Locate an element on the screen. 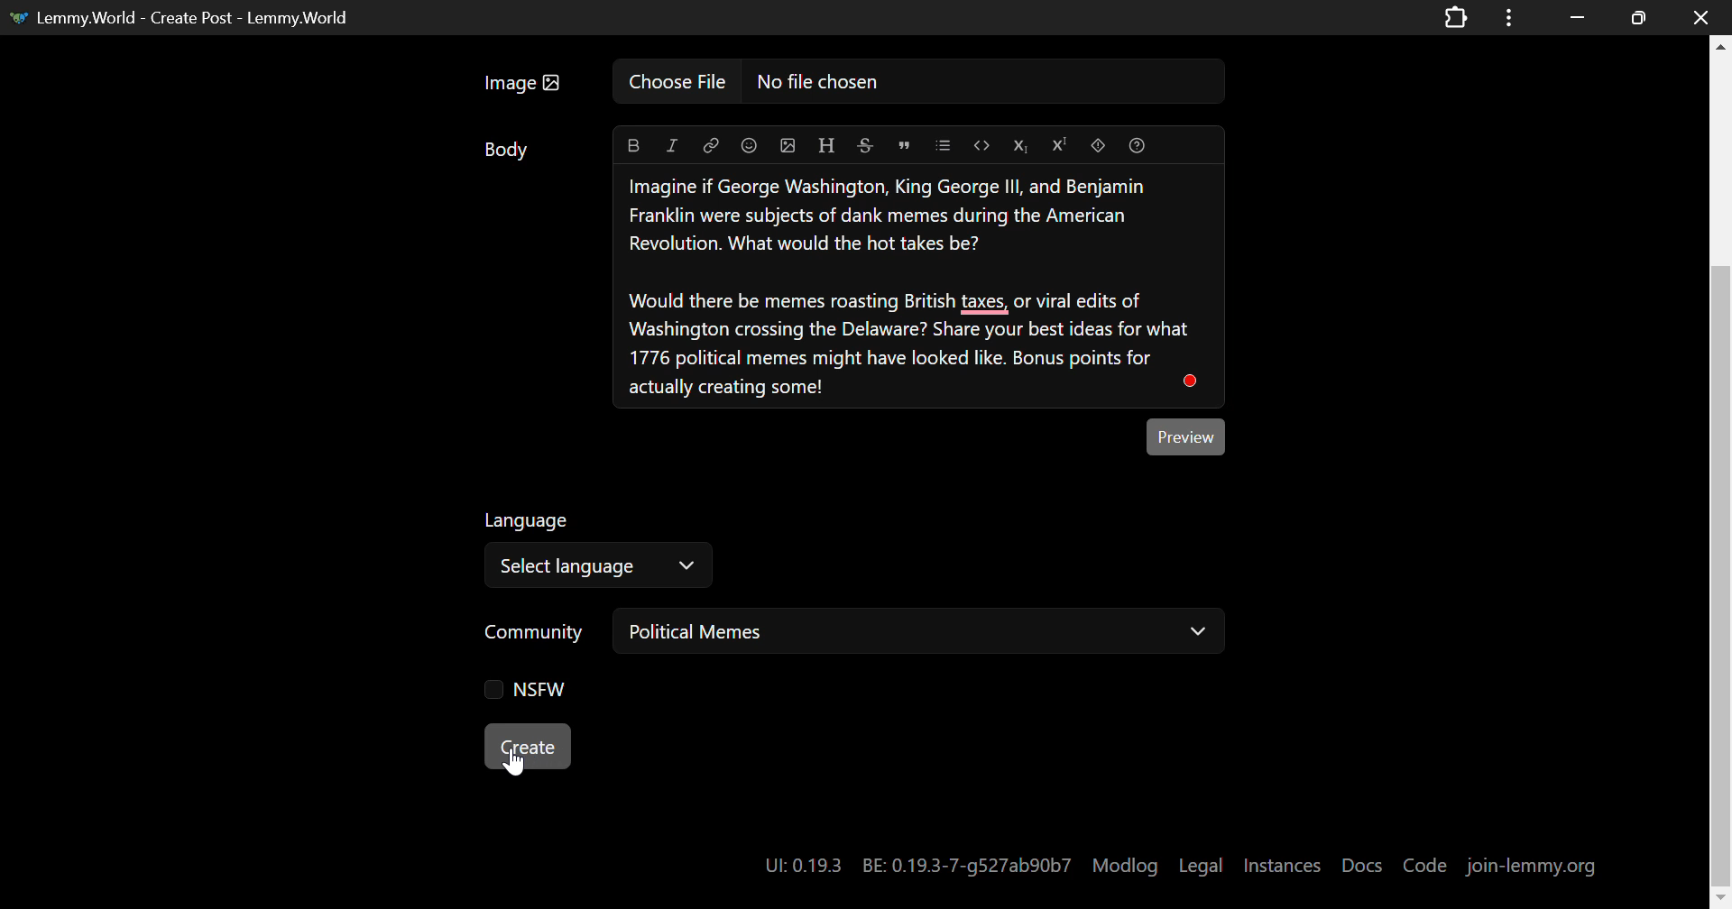  Create is located at coordinates (527, 745).